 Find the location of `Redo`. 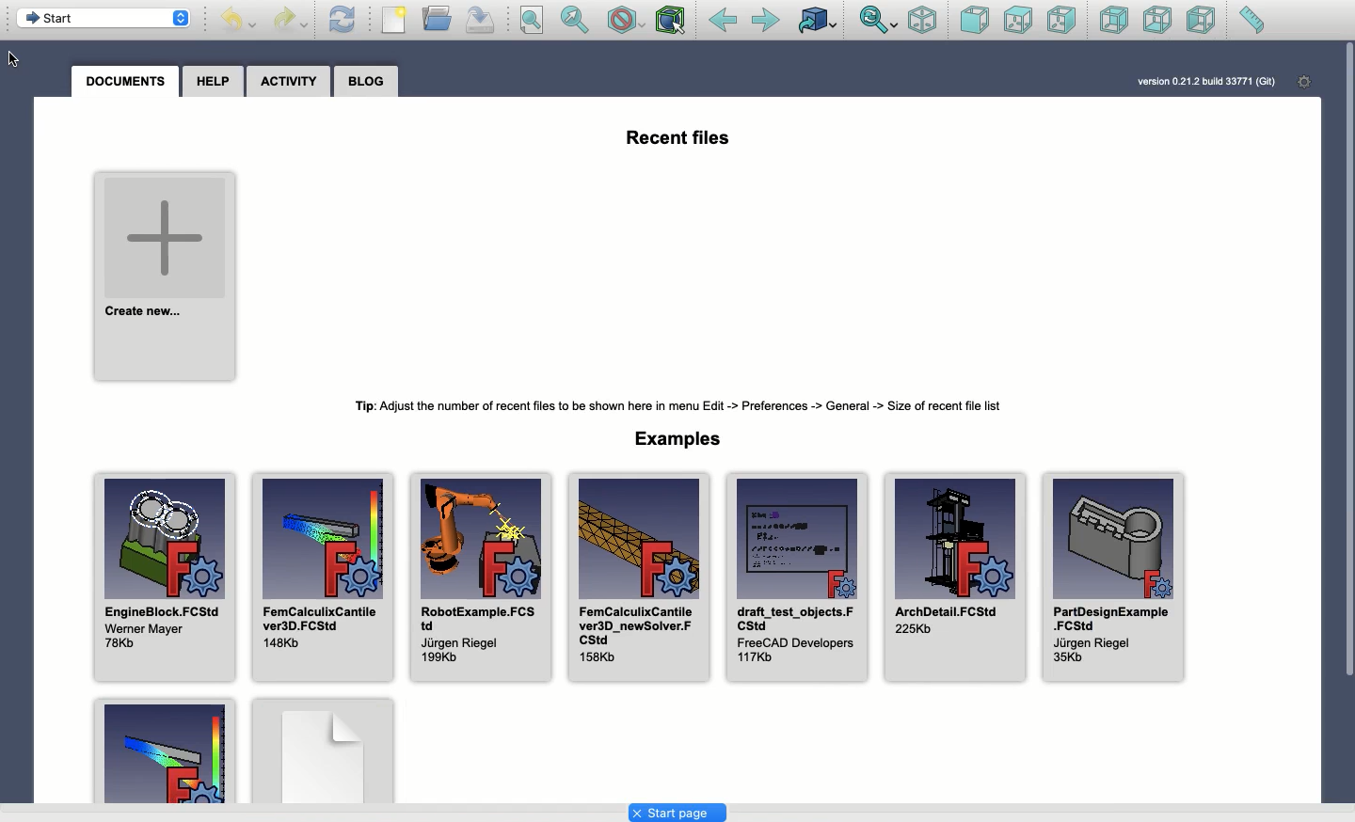

Redo is located at coordinates (291, 18).